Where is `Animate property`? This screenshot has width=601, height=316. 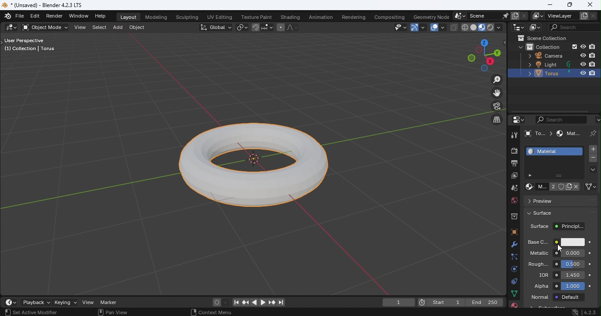
Animate property is located at coordinates (589, 286).